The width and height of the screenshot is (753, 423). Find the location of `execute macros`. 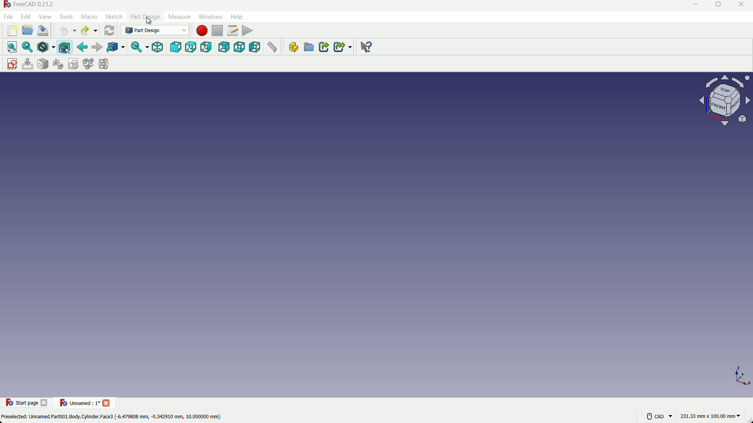

execute macros is located at coordinates (248, 31).